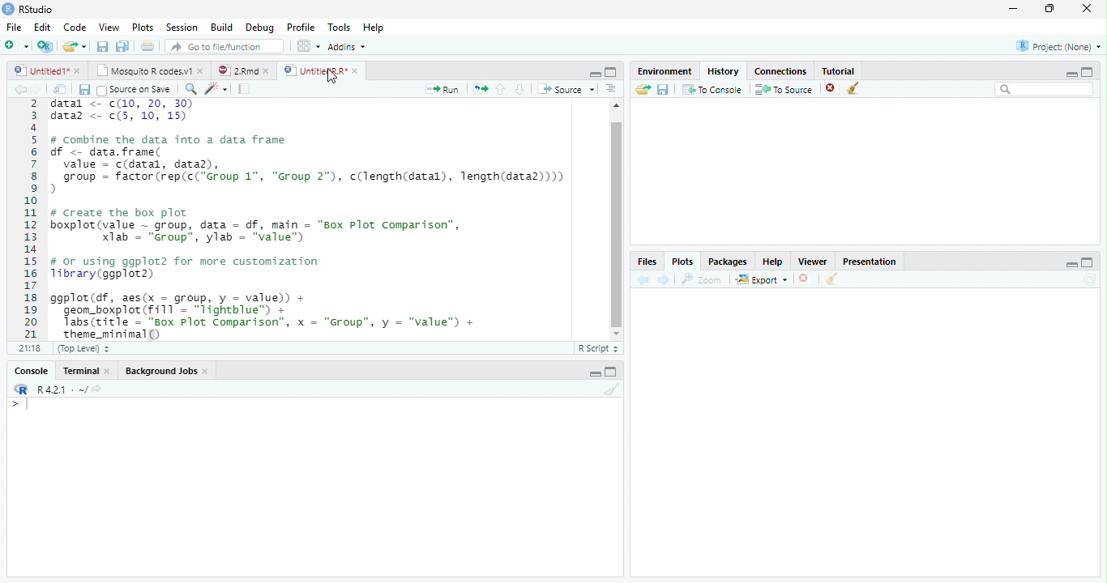  Describe the element at coordinates (141, 27) in the screenshot. I see `Plots` at that location.